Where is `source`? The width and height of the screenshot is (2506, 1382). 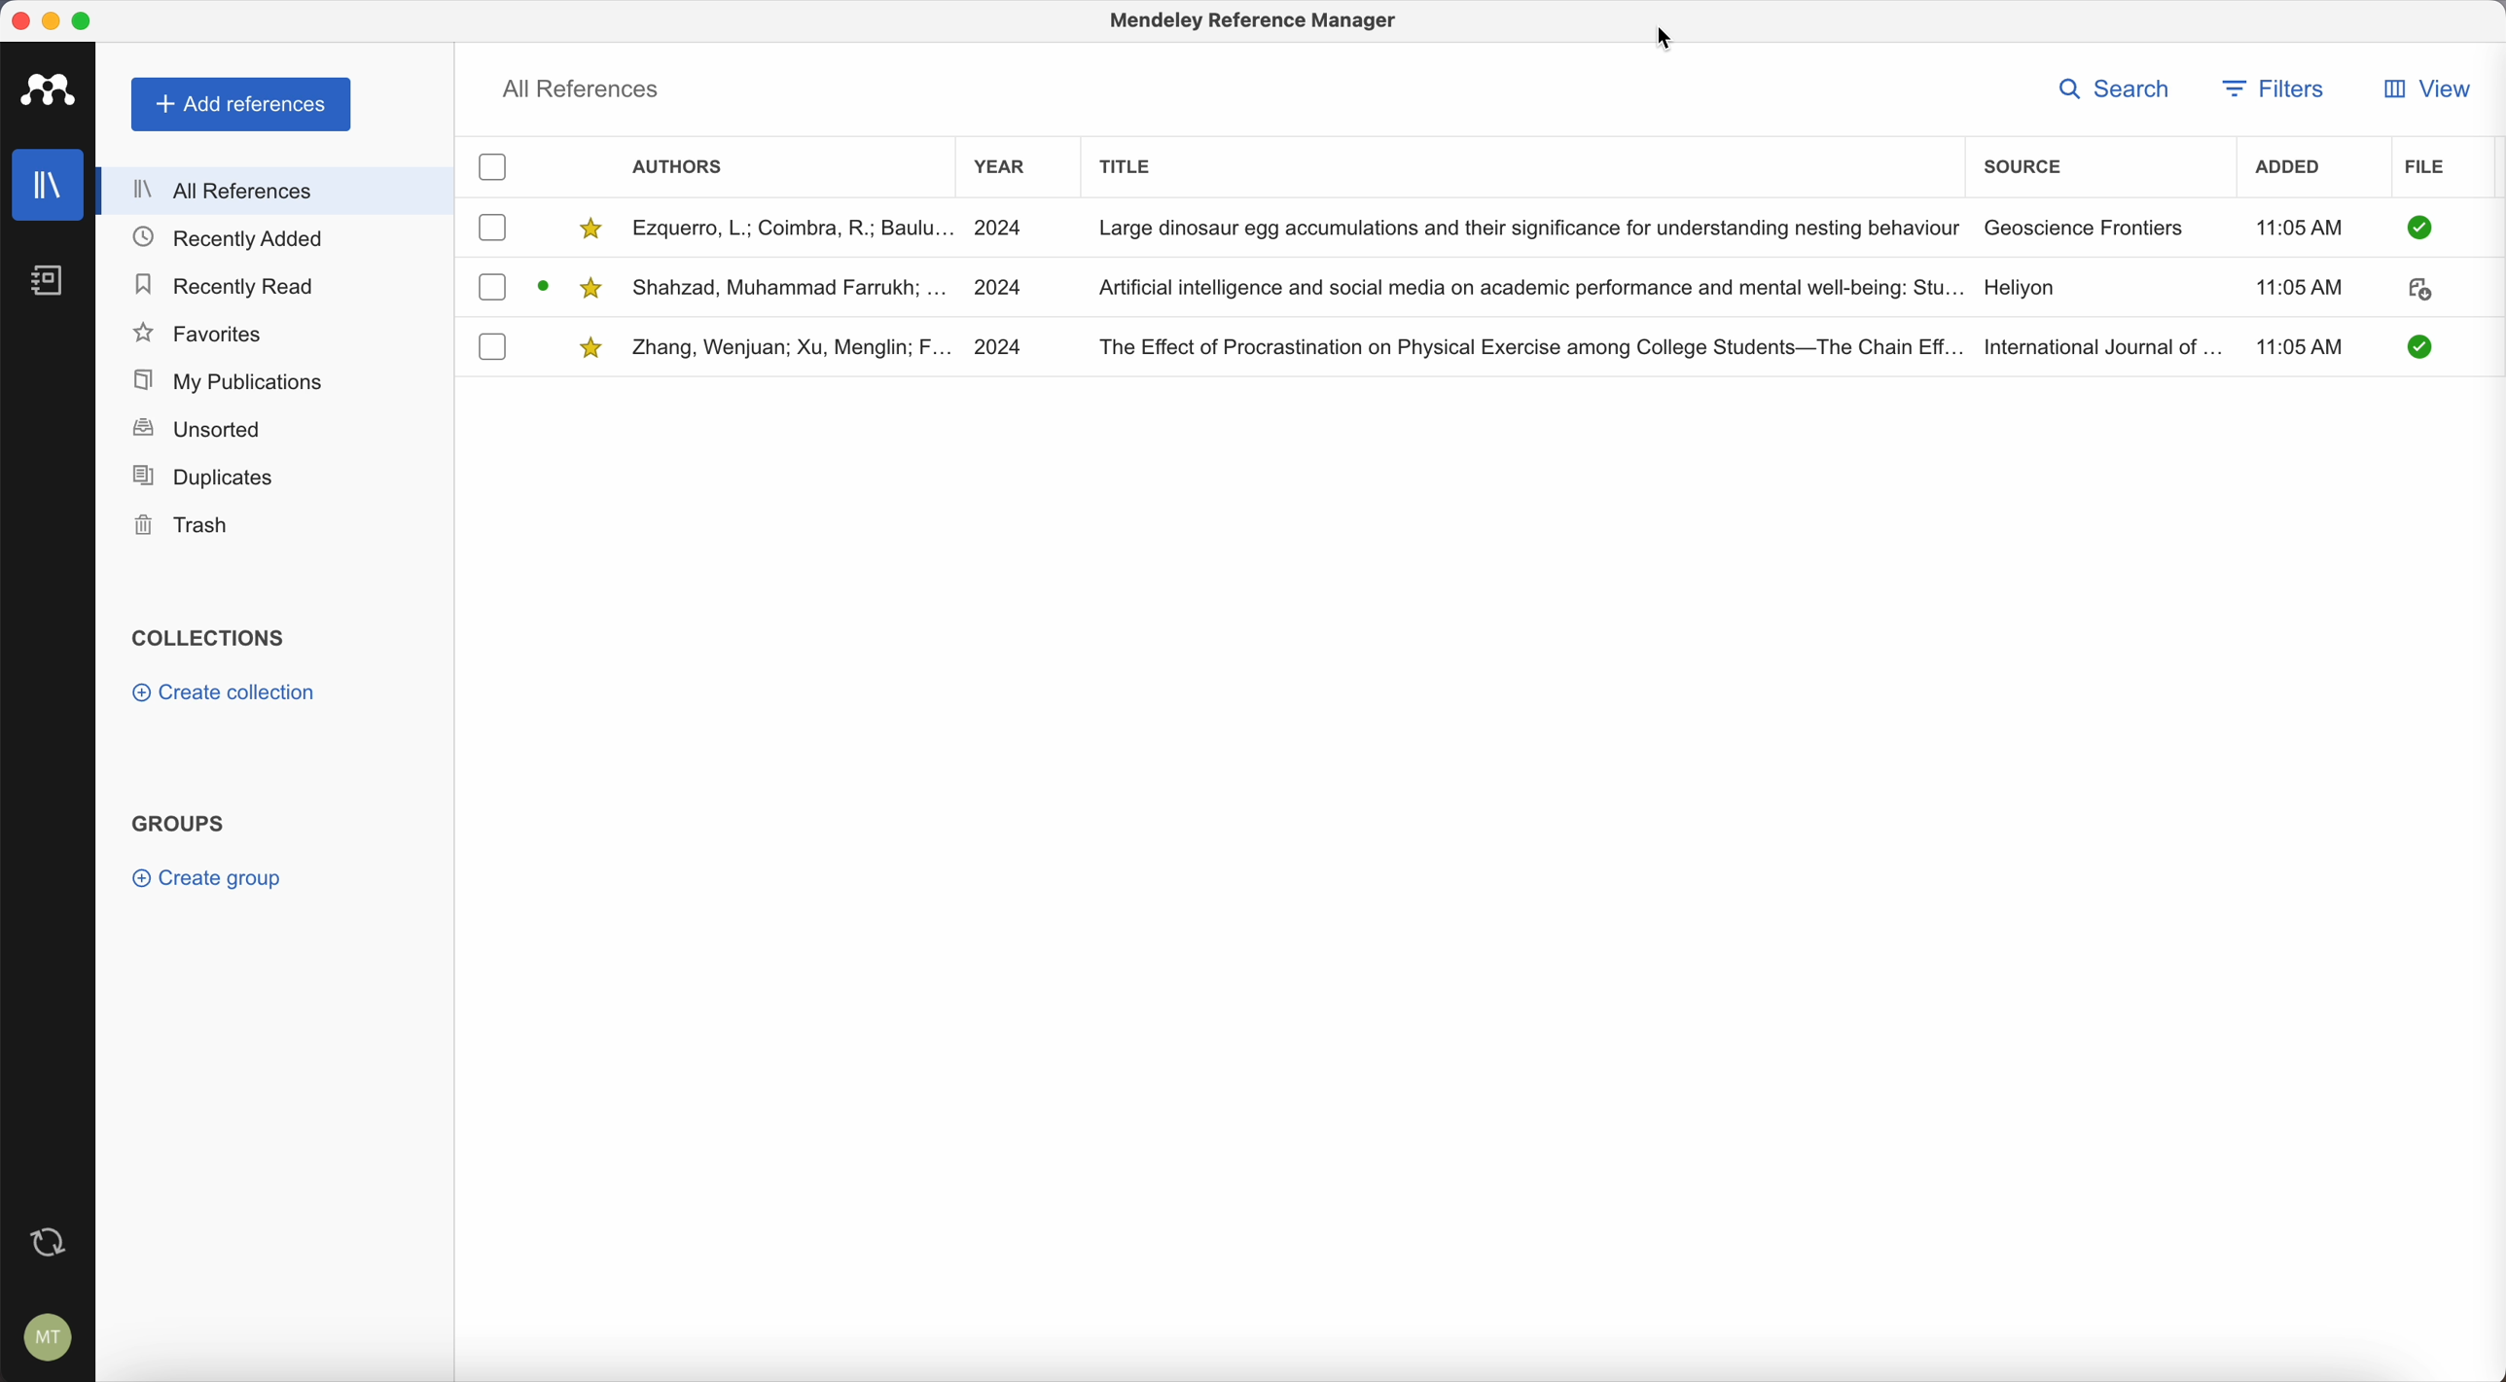 source is located at coordinates (2023, 163).